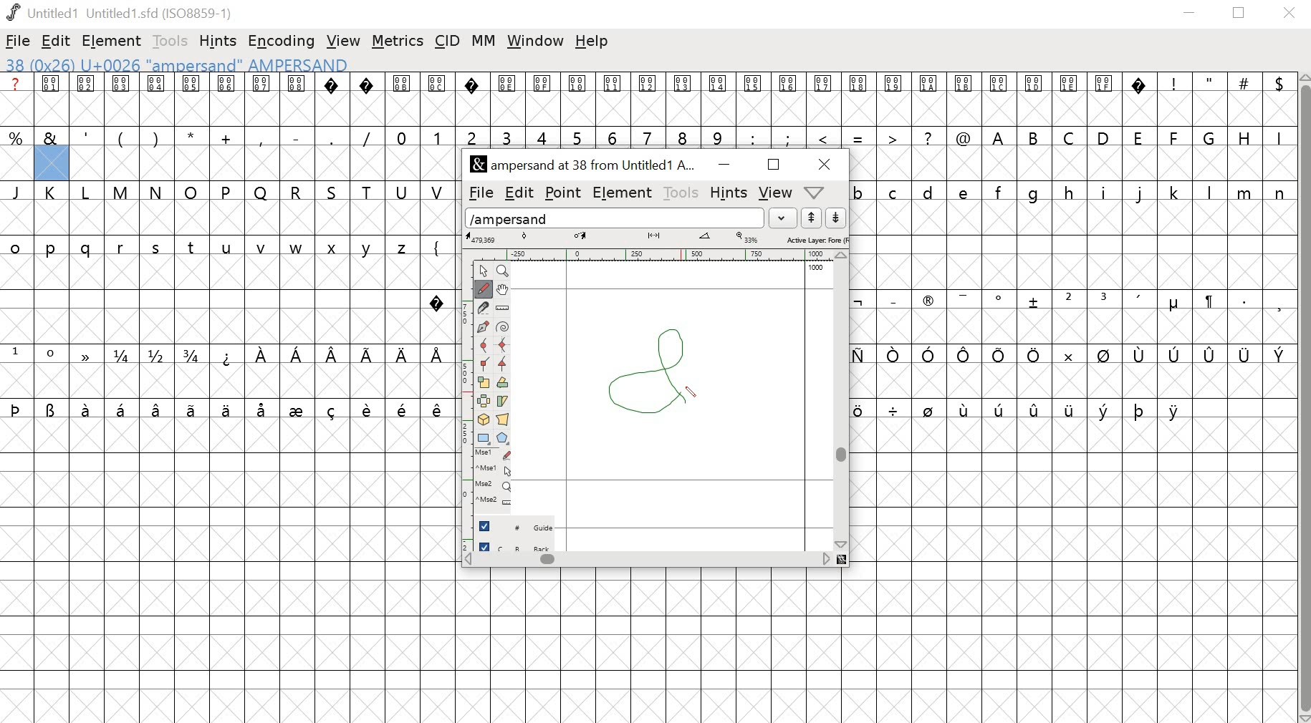  I want to click on r, so click(123, 248).